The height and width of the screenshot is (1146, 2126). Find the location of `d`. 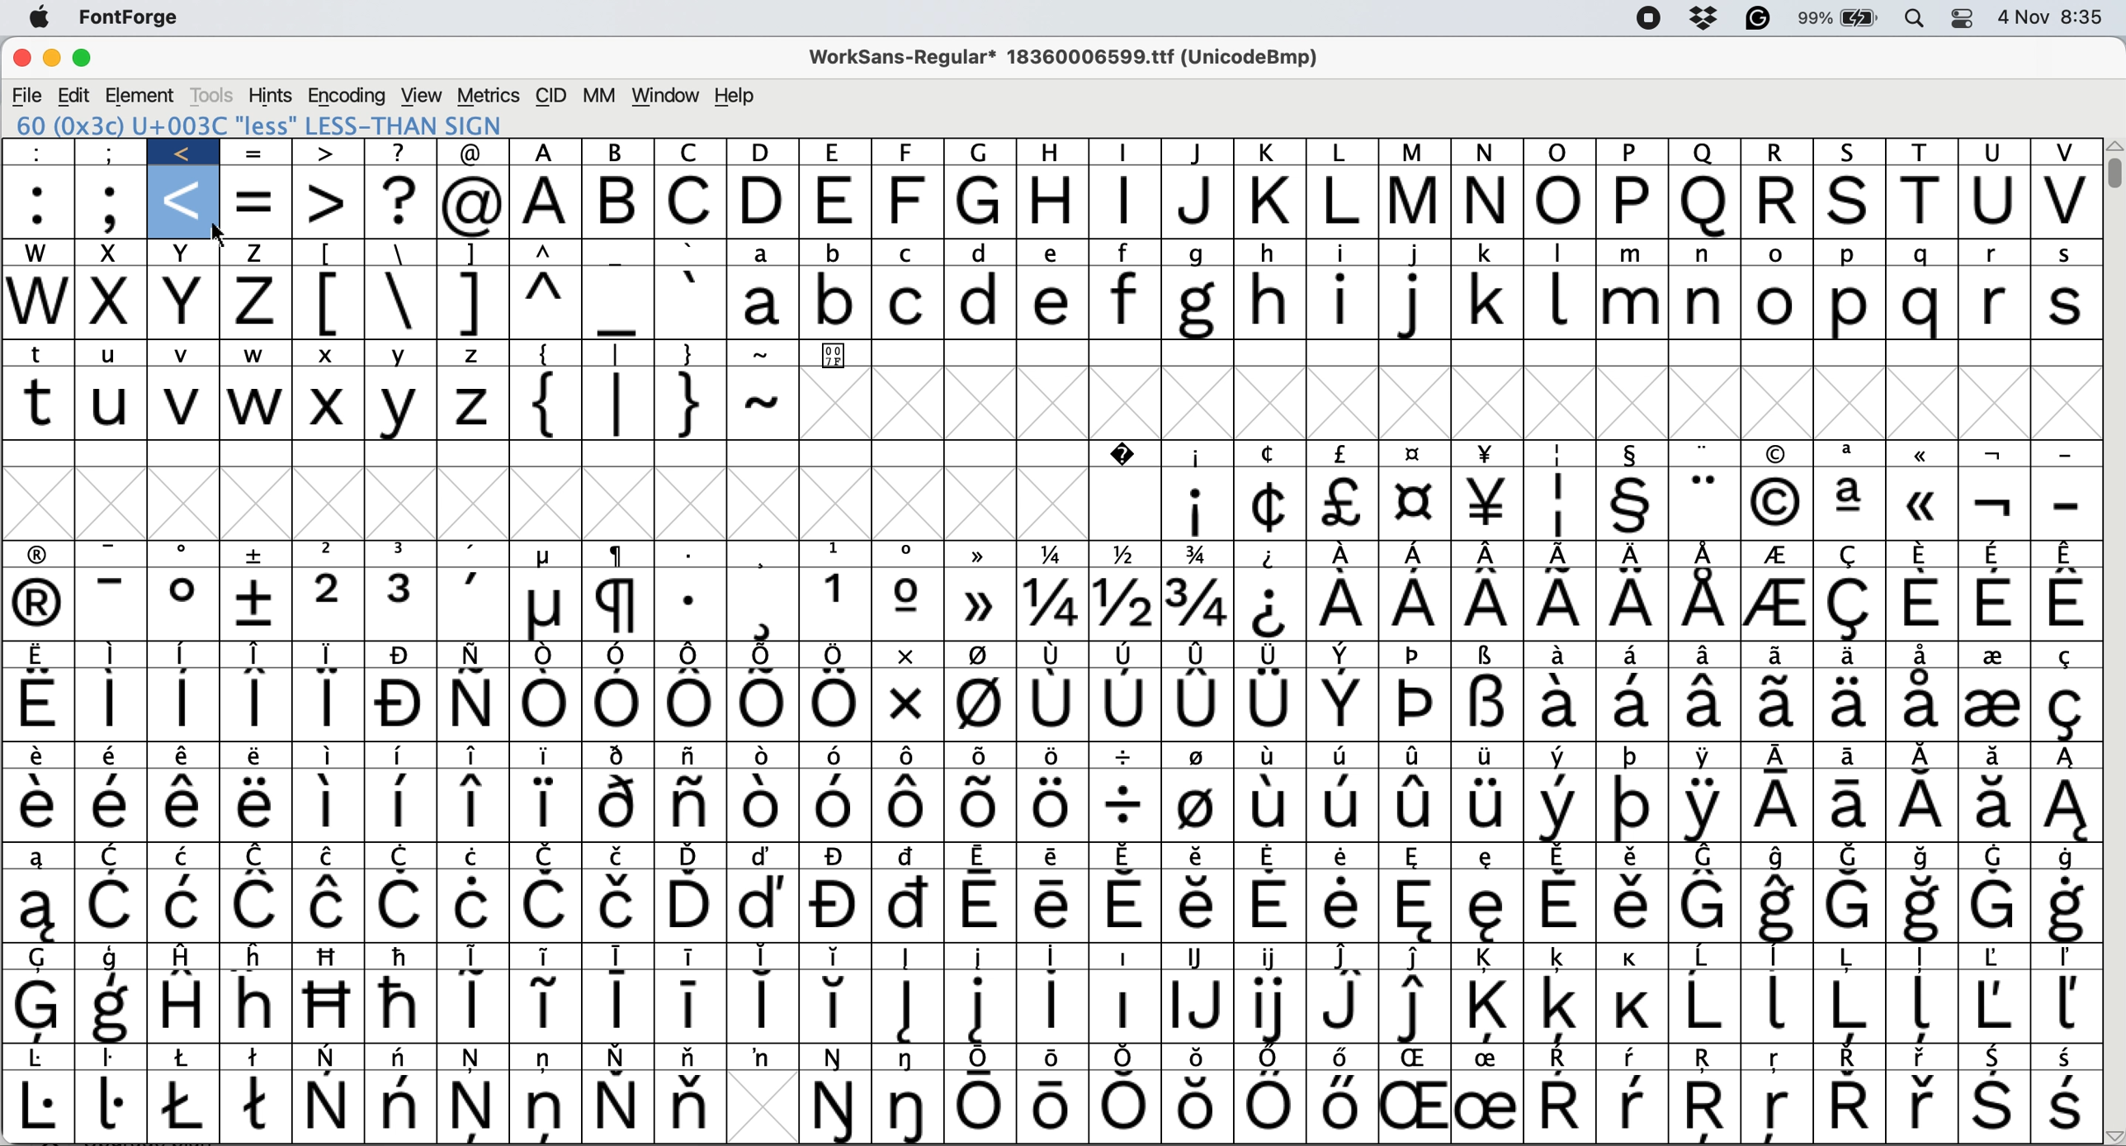

d is located at coordinates (979, 304).